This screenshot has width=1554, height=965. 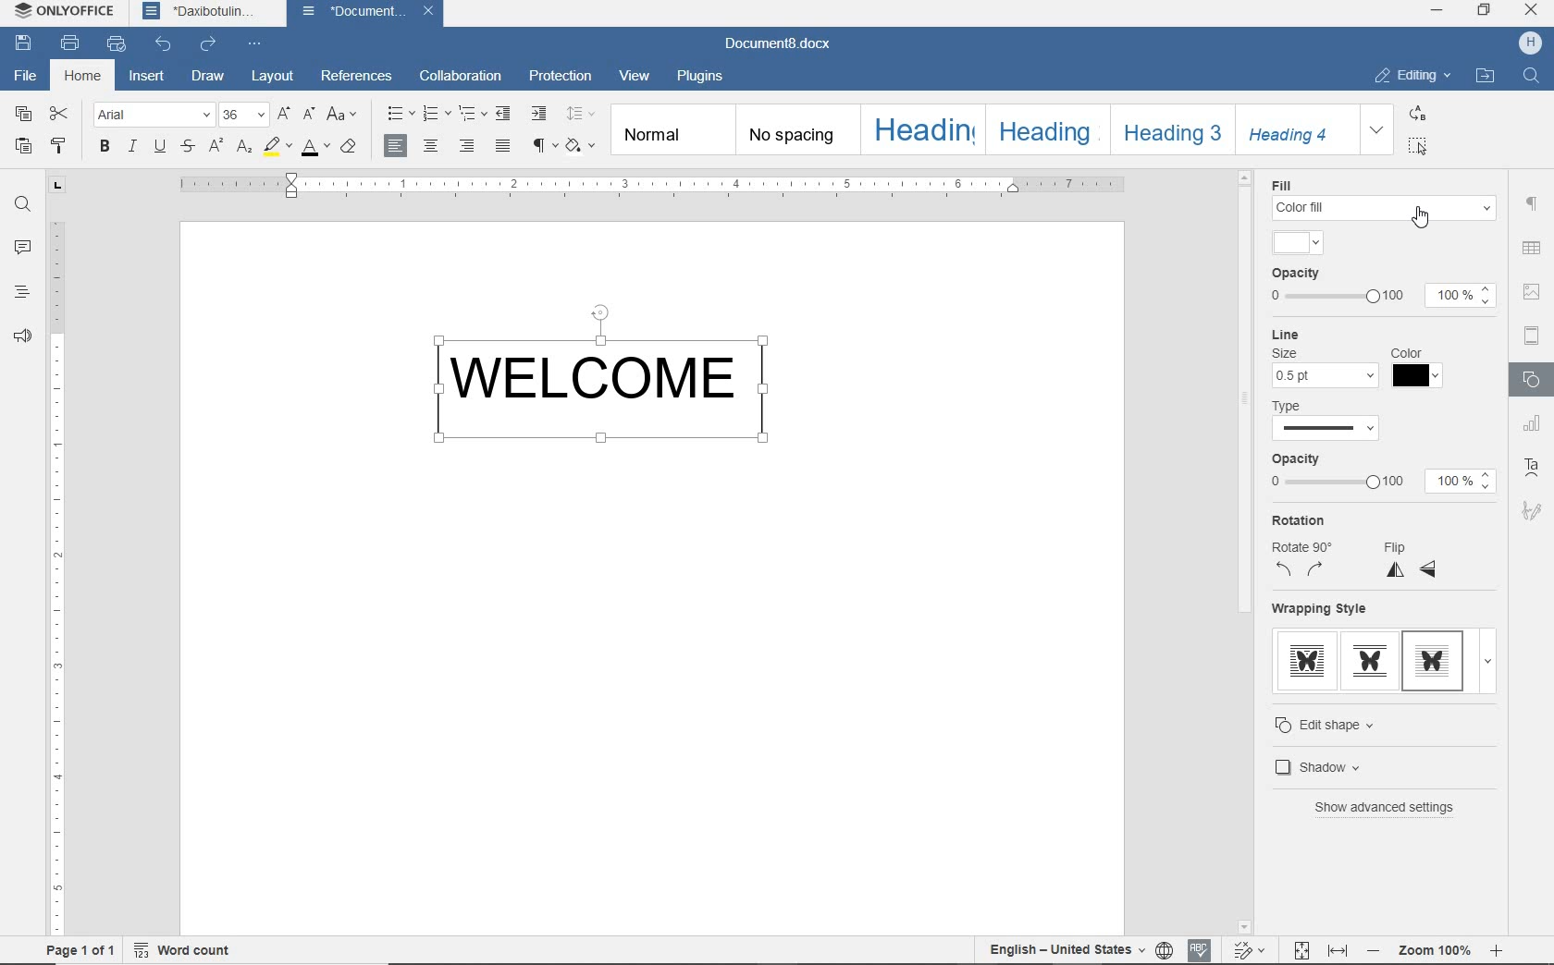 I want to click on shadow, so click(x=1350, y=766).